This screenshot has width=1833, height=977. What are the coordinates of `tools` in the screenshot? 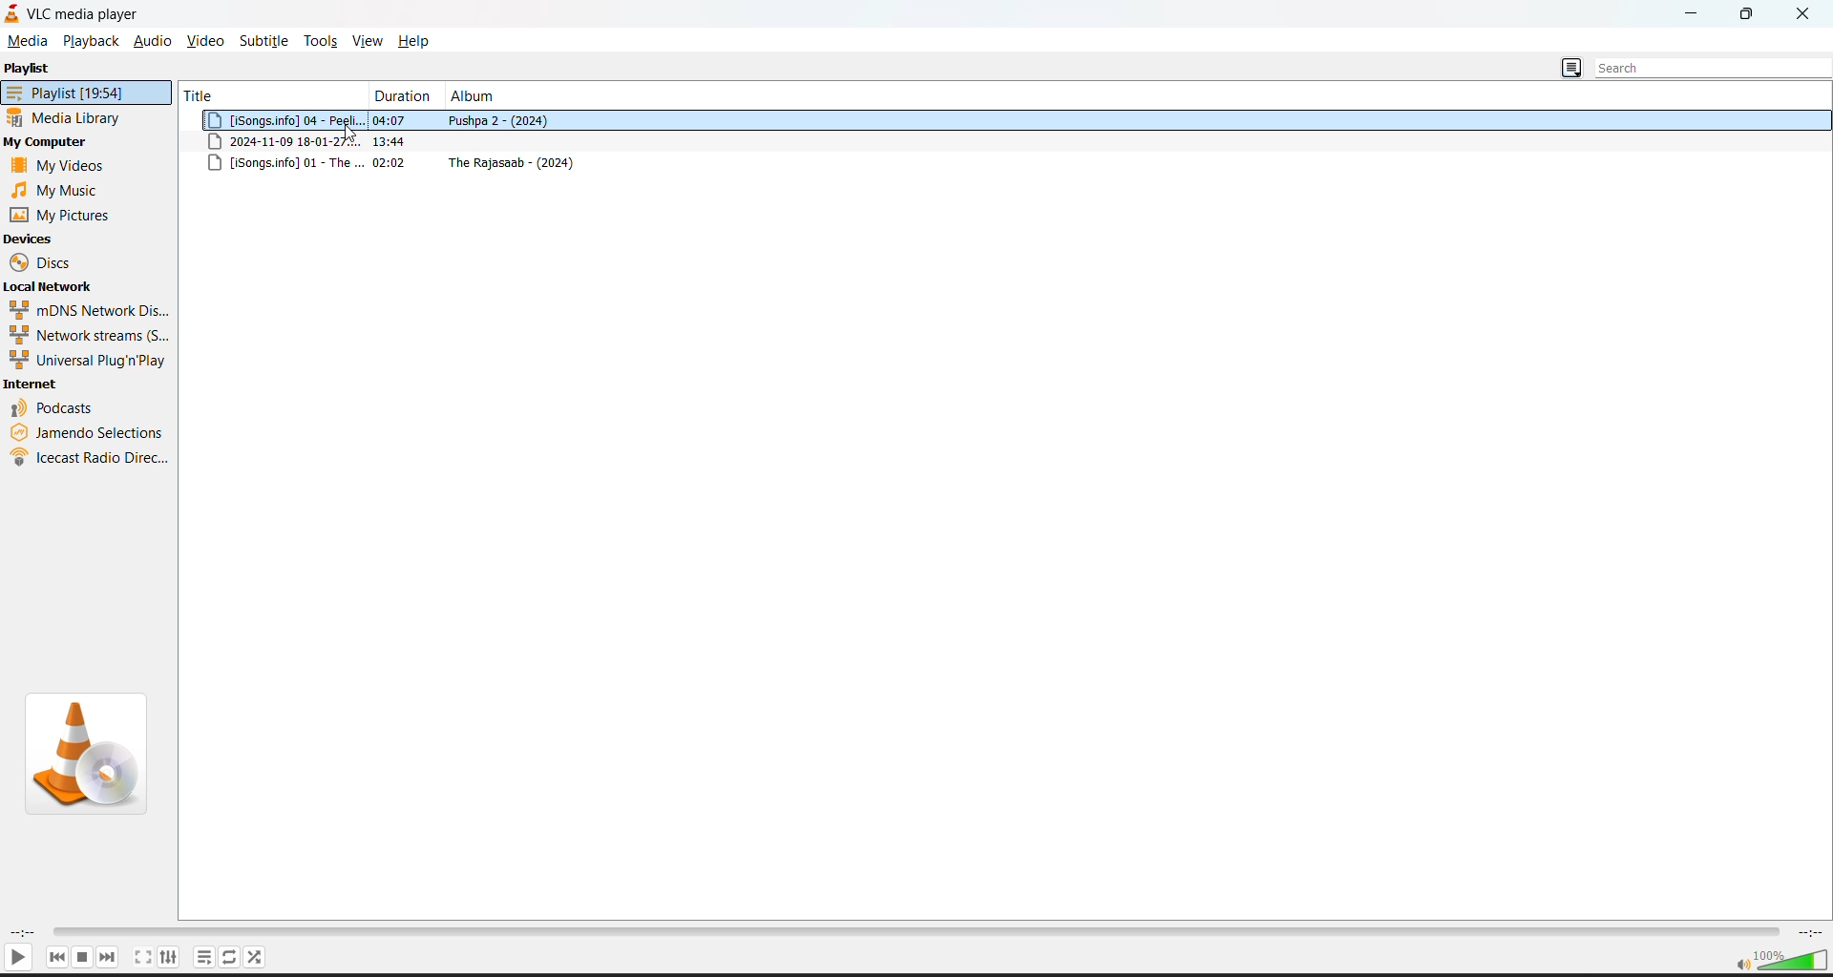 It's located at (322, 42).